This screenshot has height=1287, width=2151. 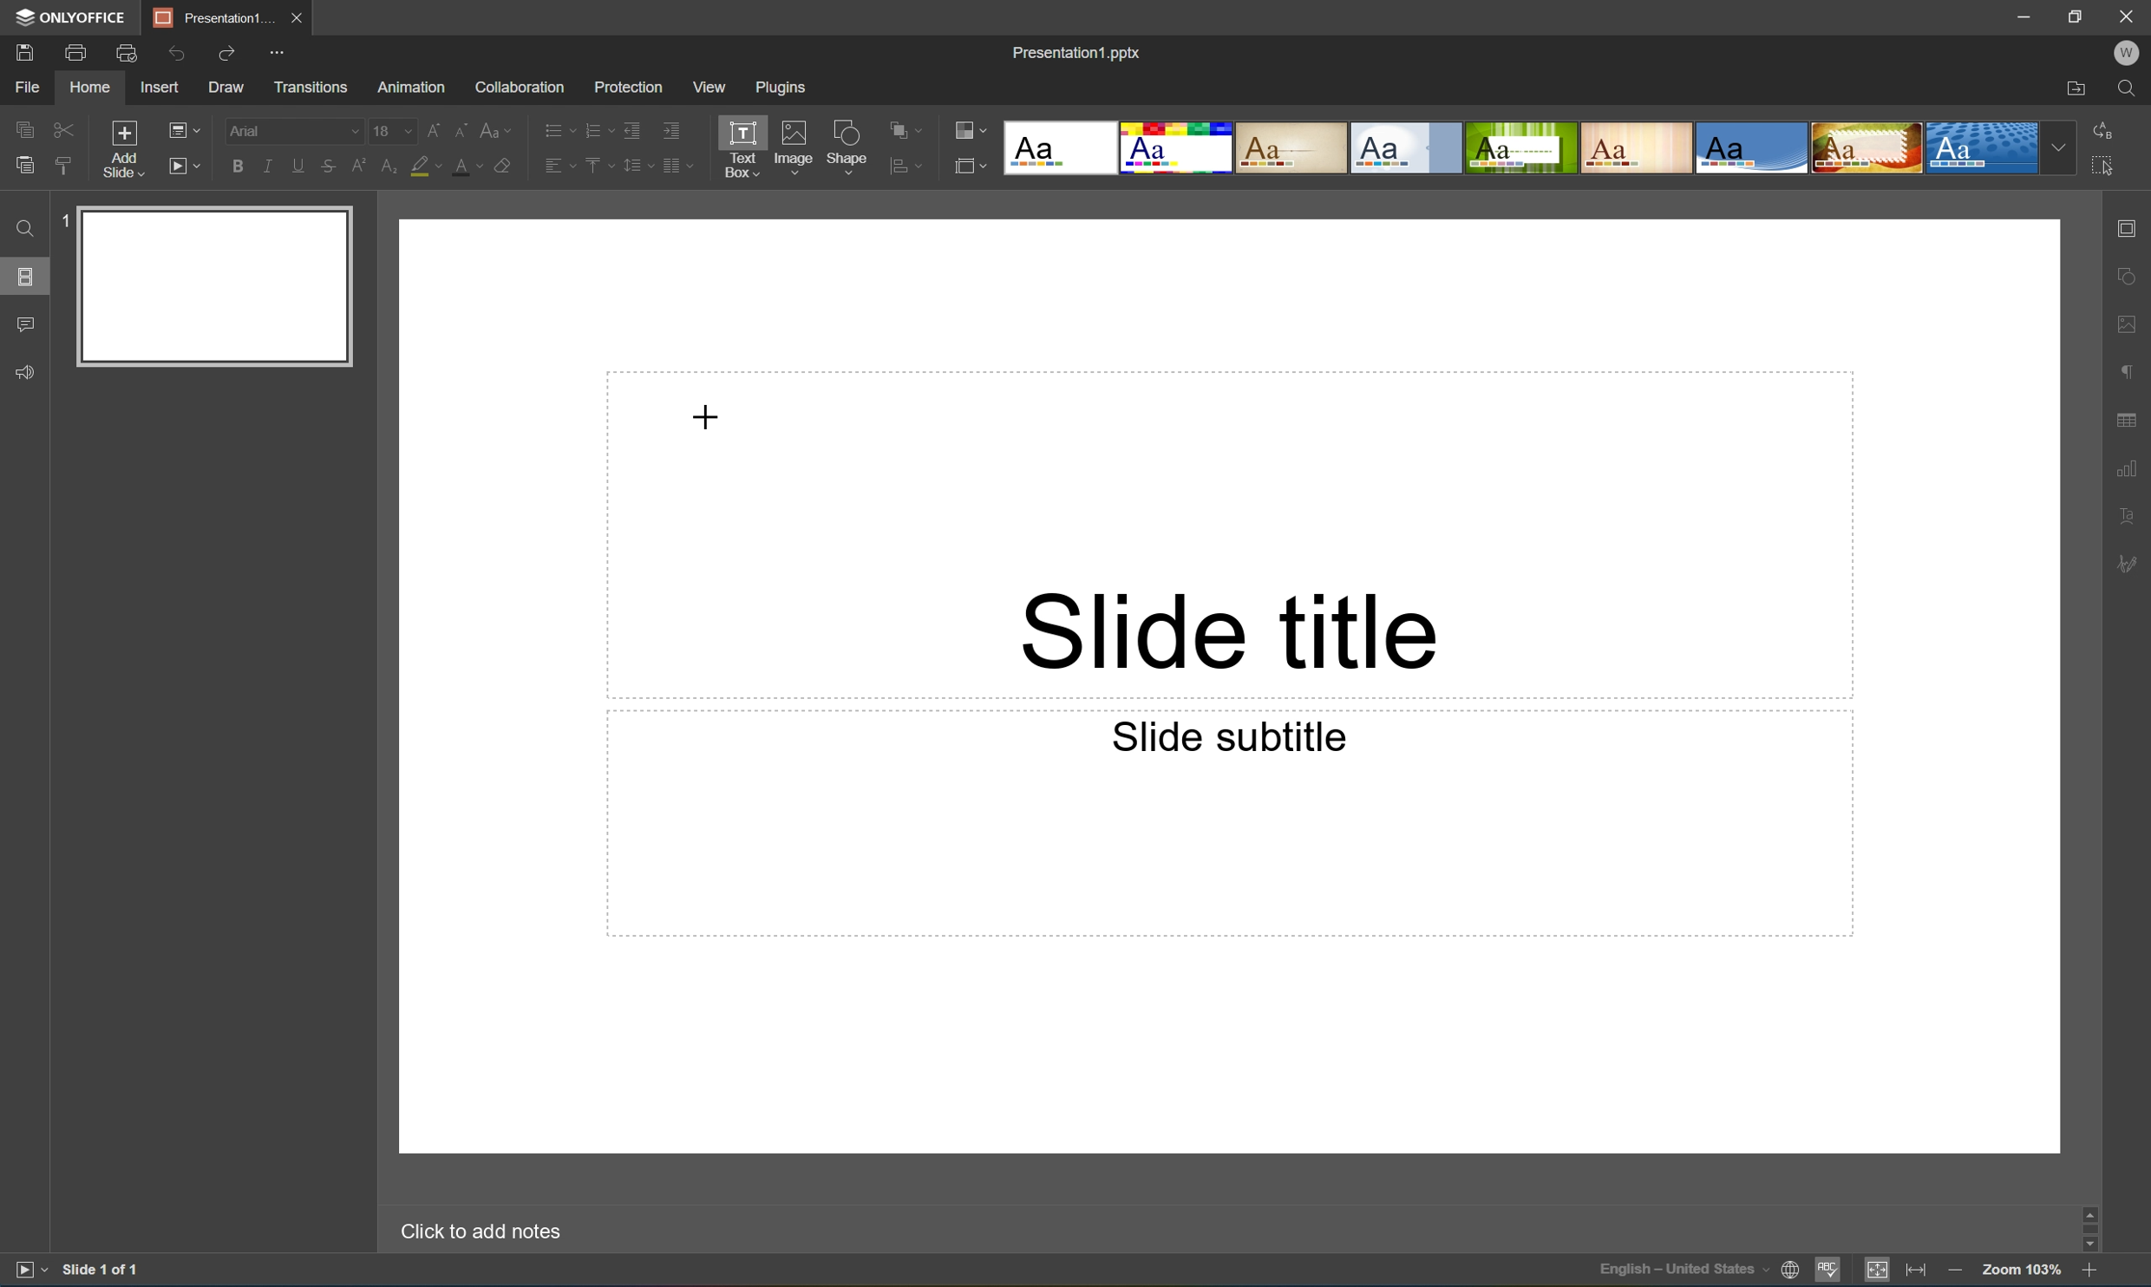 What do you see at coordinates (27, 87) in the screenshot?
I see `File` at bounding box center [27, 87].